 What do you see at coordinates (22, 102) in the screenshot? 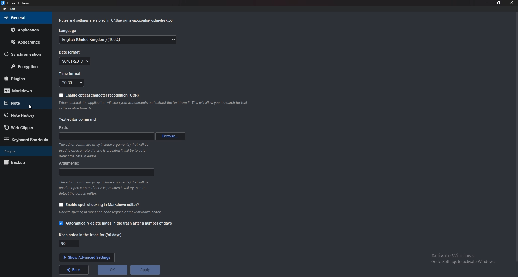
I see `note` at bounding box center [22, 102].